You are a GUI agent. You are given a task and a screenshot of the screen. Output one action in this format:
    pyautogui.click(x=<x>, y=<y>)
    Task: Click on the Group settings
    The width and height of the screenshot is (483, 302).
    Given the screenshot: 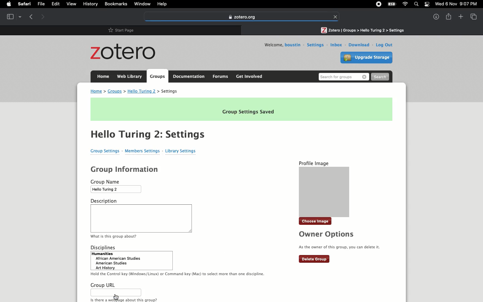 What is the action you would take?
    pyautogui.click(x=105, y=151)
    